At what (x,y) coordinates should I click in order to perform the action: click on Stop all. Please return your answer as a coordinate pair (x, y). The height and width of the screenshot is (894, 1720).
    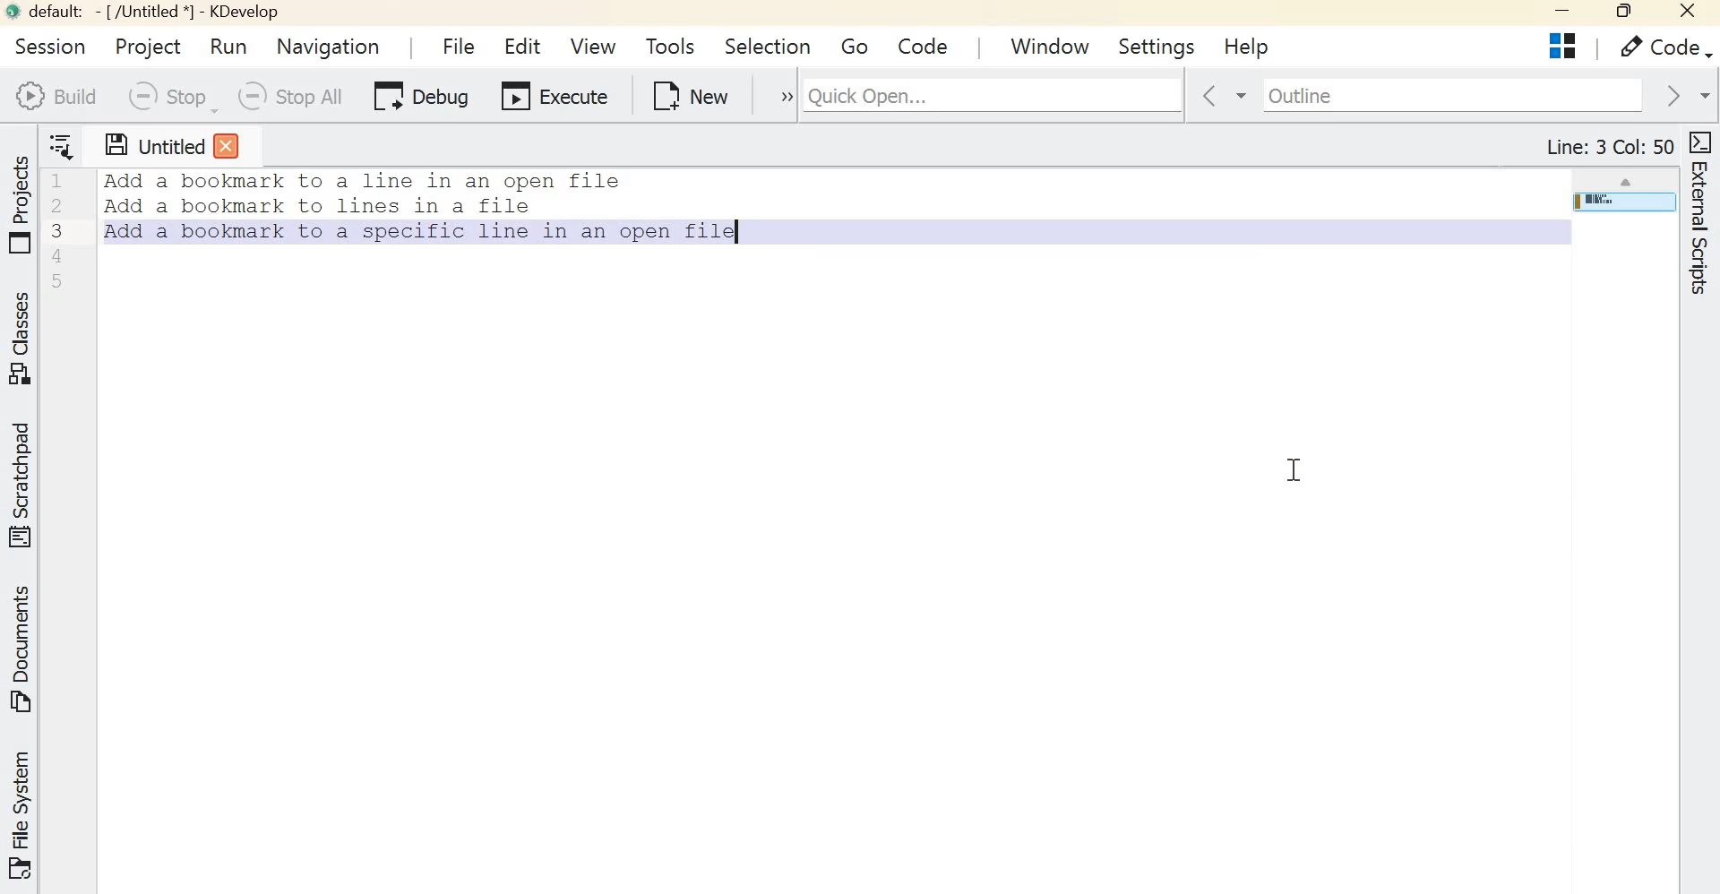
    Looking at the image, I should click on (294, 95).